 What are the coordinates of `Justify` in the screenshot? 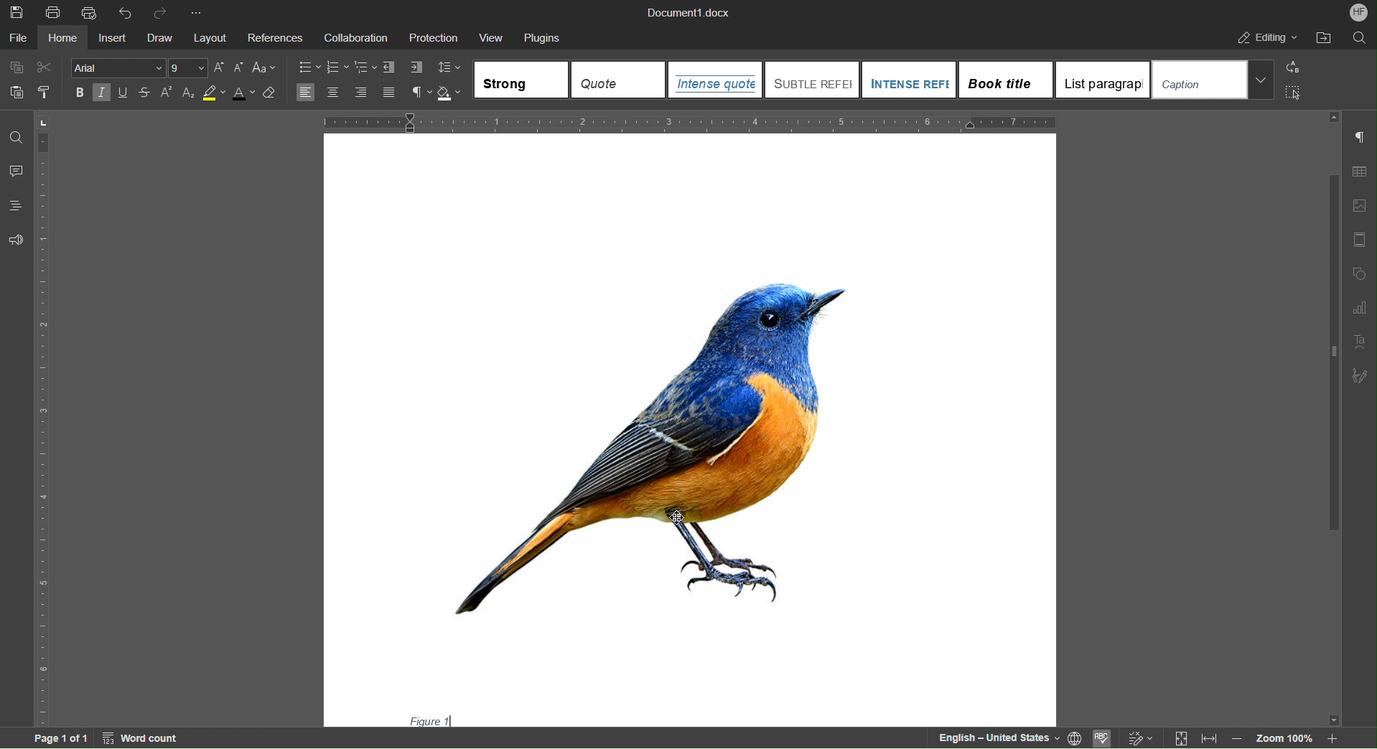 It's located at (388, 93).